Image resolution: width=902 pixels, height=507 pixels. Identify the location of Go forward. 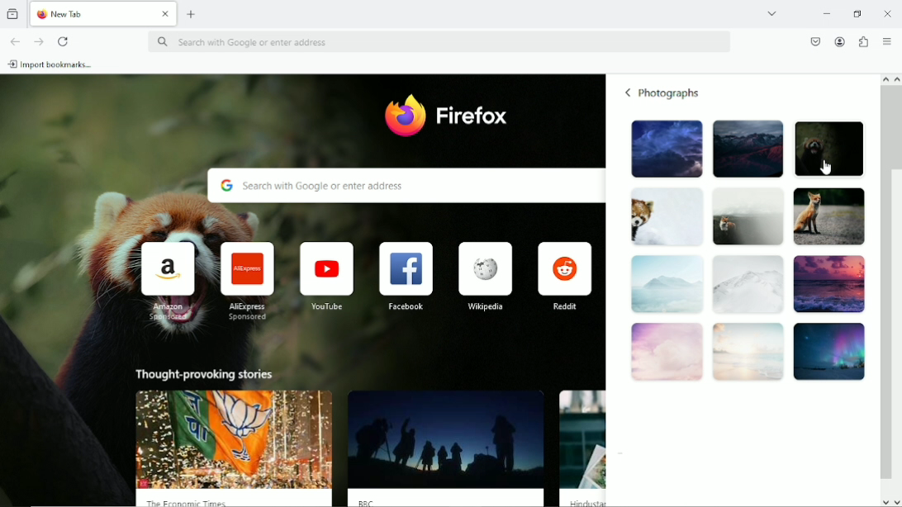
(38, 41).